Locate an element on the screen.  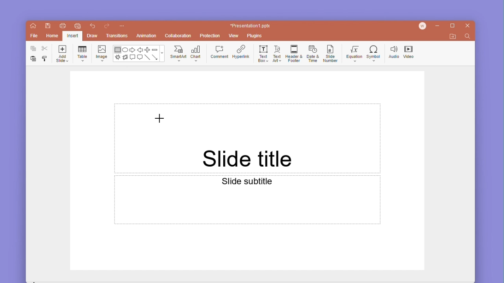
forward arrow is located at coordinates (132, 49).